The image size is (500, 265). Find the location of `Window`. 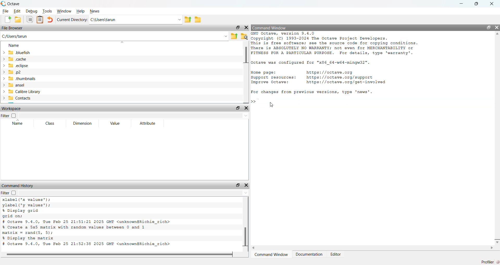

Window is located at coordinates (65, 11).